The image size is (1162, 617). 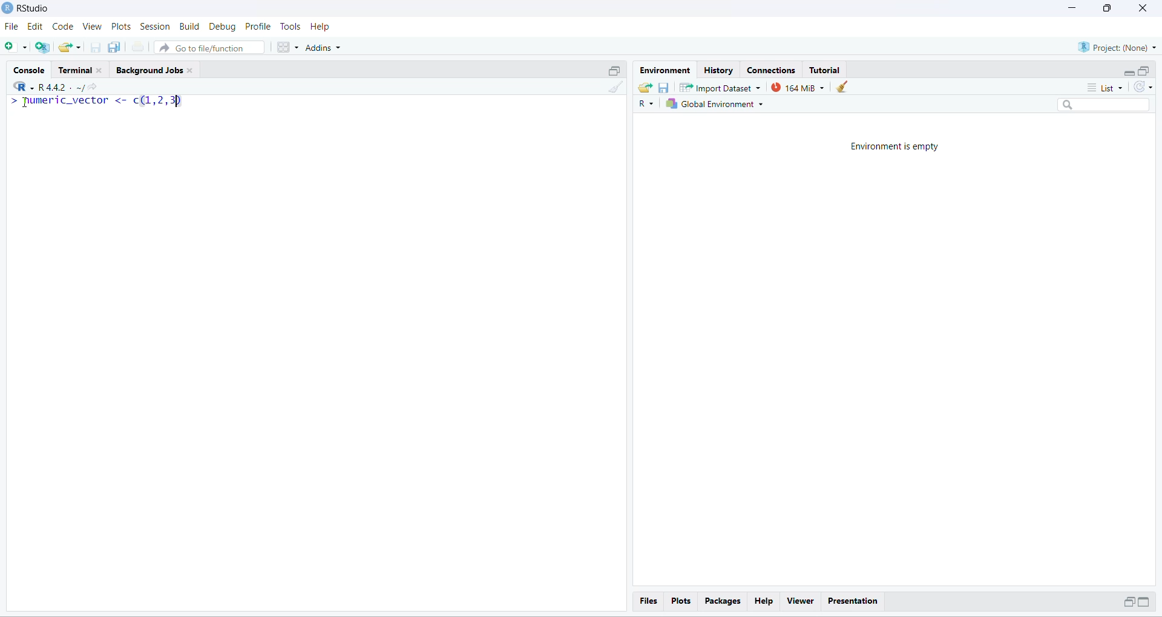 What do you see at coordinates (844, 87) in the screenshot?
I see `clear` at bounding box center [844, 87].